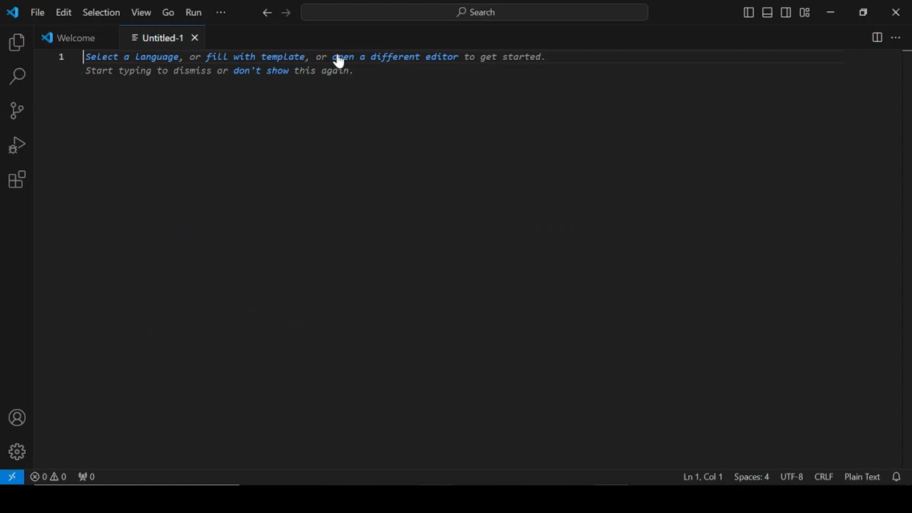 This screenshot has height=513, width=912. I want to click on split editor right split editor down, so click(877, 37).